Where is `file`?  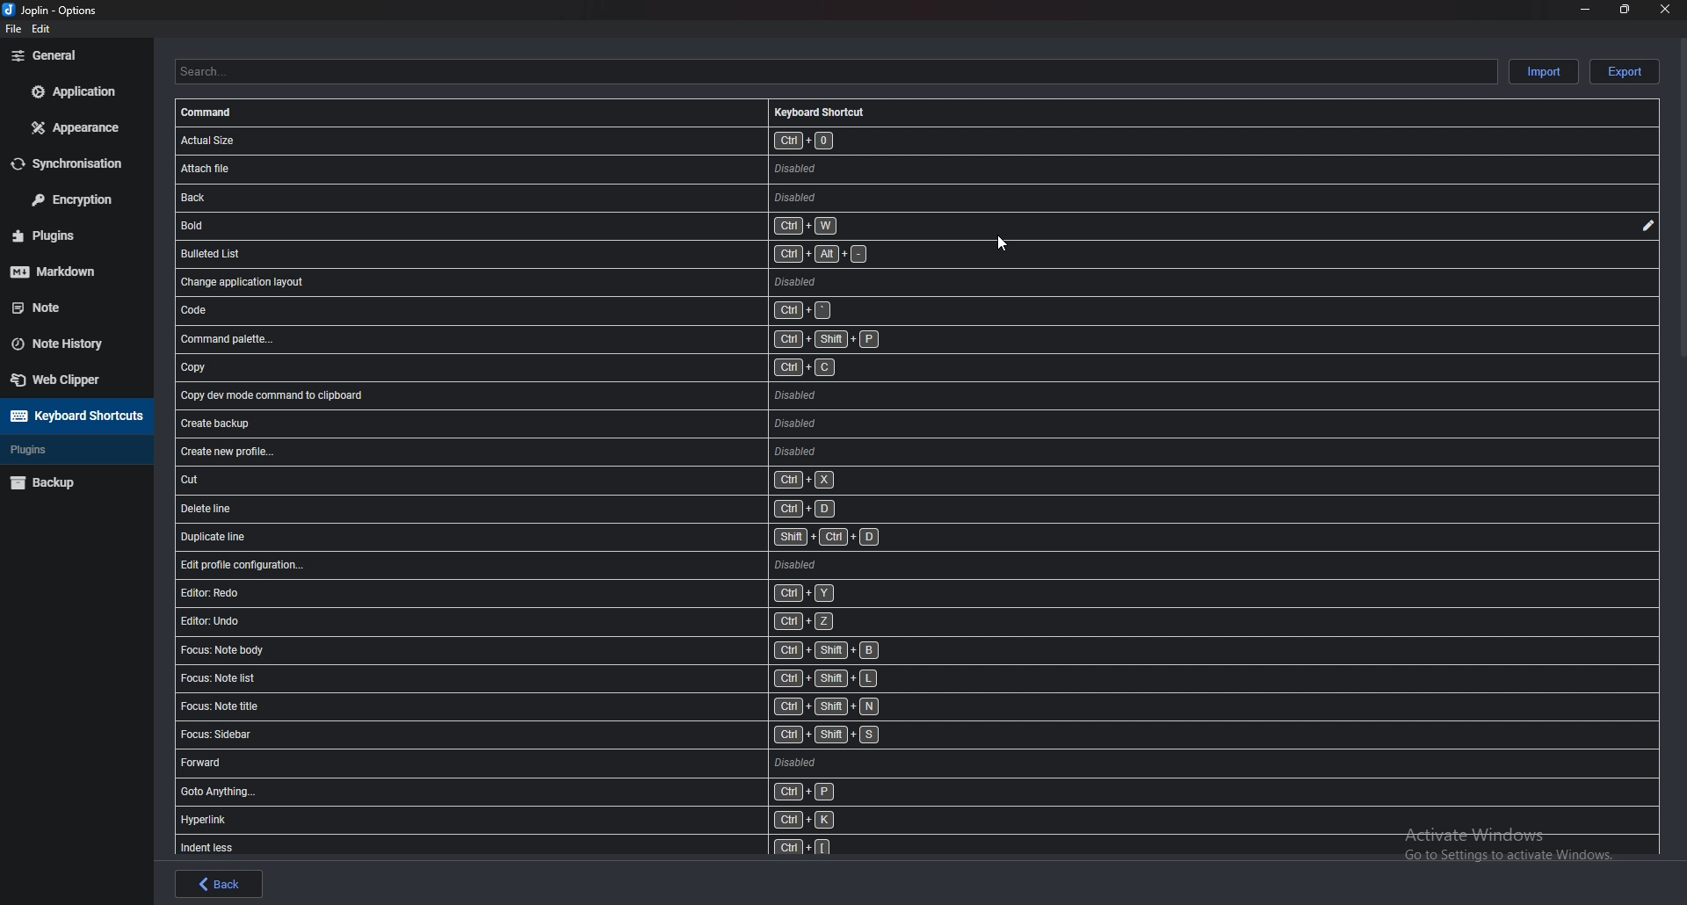 file is located at coordinates (13, 31).